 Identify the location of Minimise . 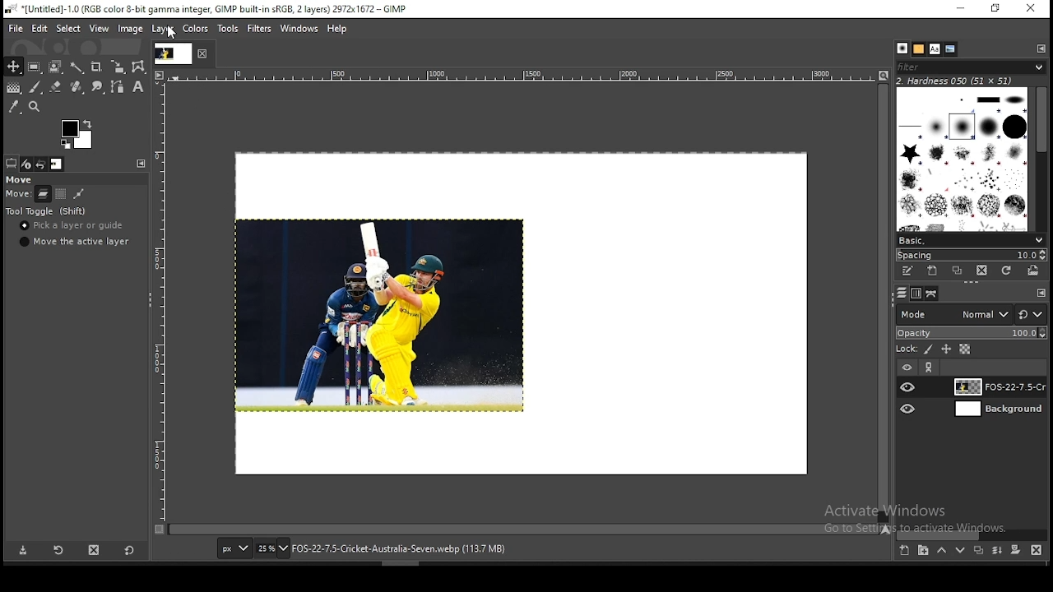
(960, 8).